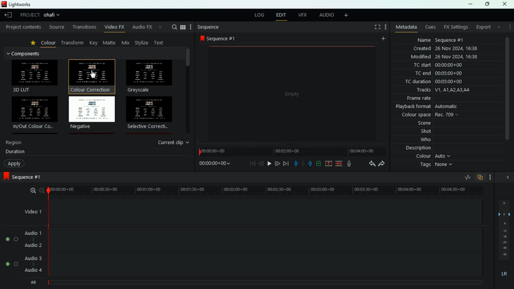  I want to click on frame rate, so click(446, 98).